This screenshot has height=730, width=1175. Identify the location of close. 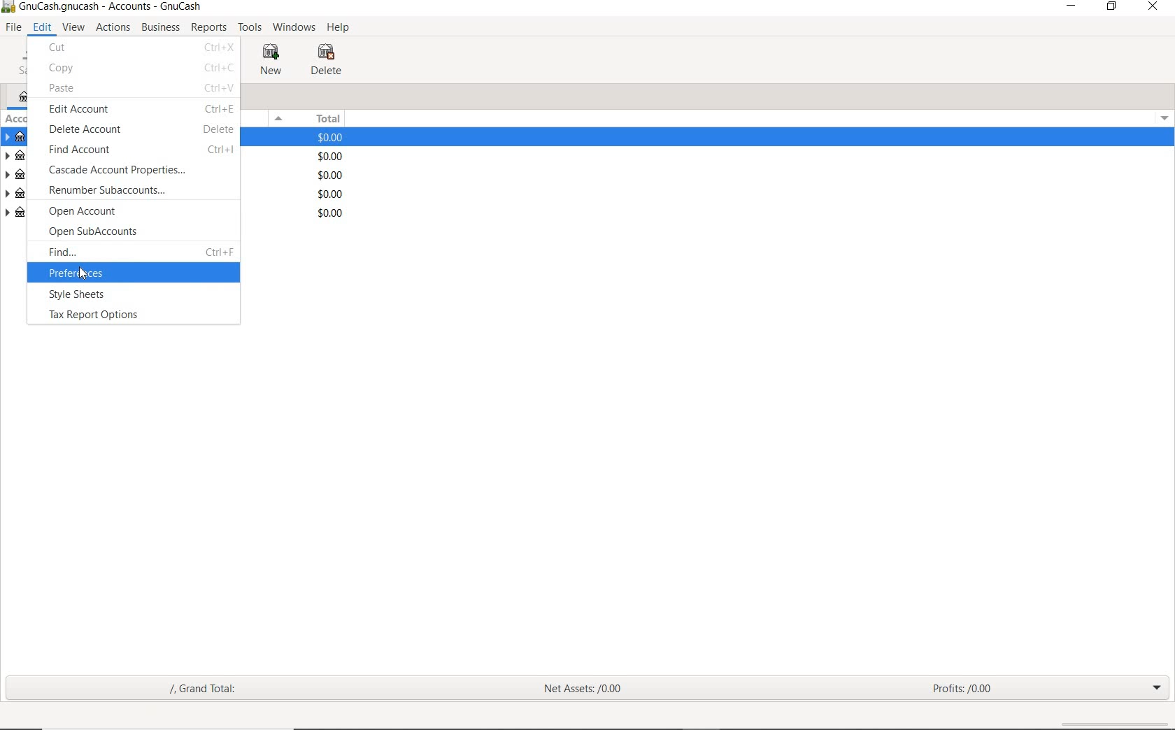
(1155, 8).